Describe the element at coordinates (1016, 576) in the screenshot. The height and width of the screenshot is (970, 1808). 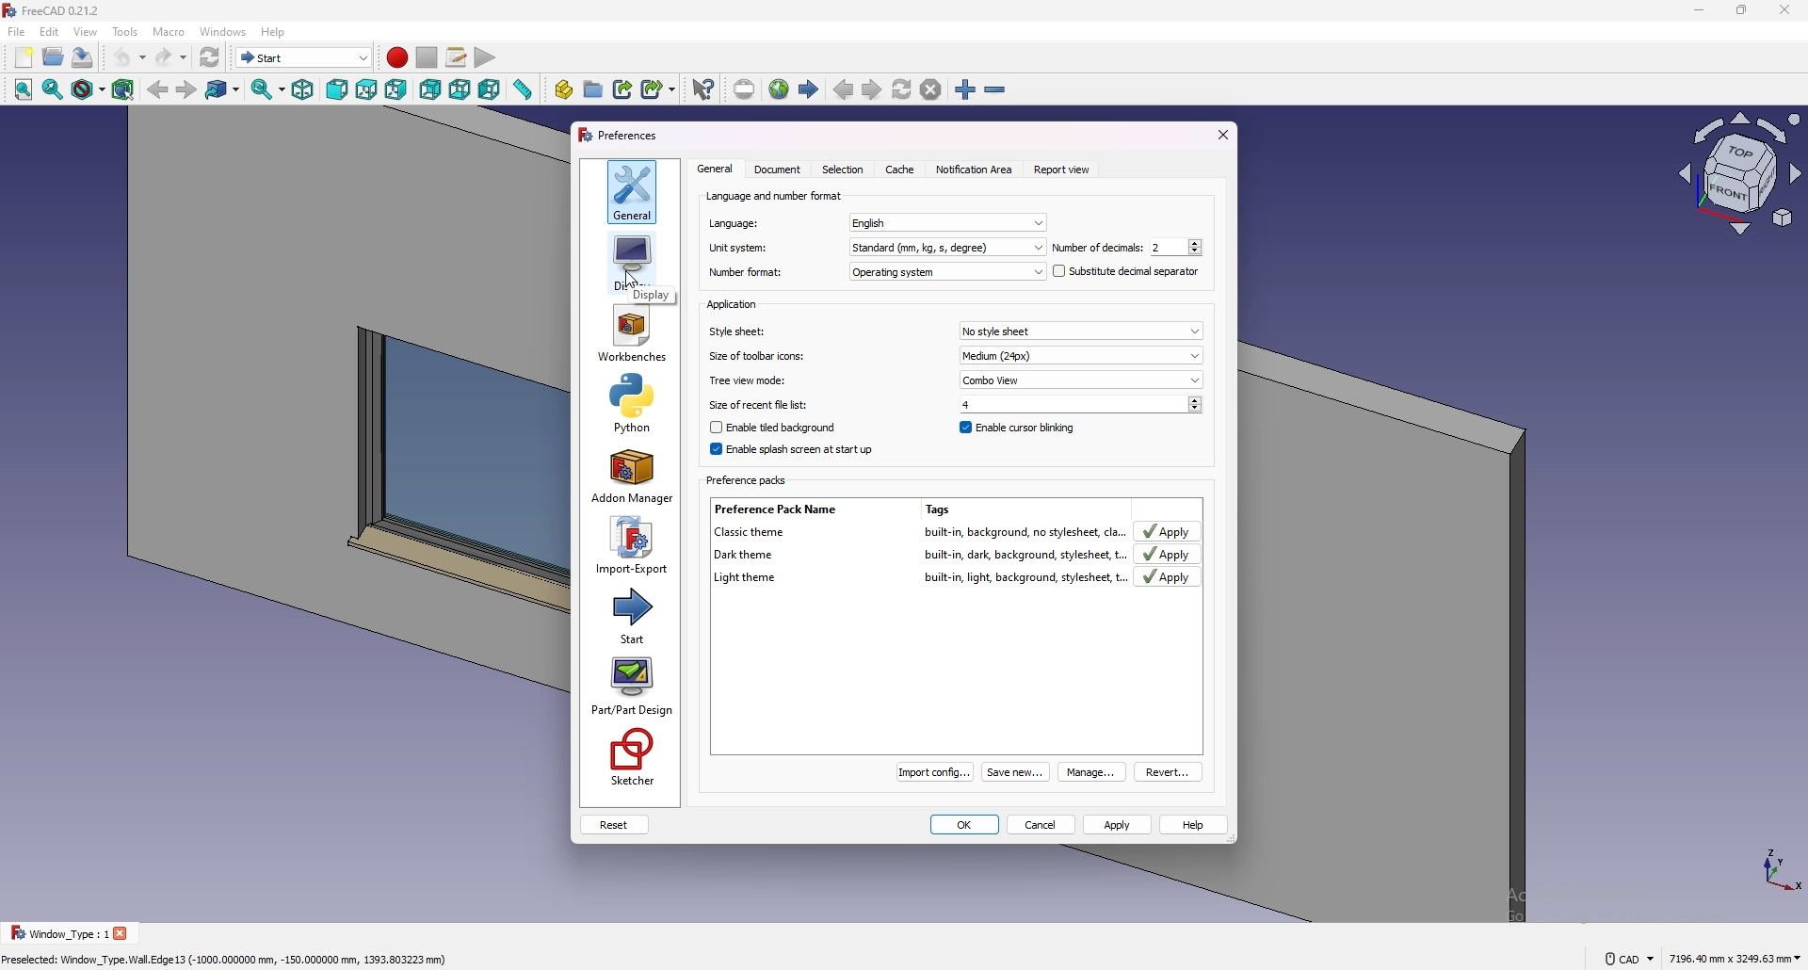
I see `built-in, light, background, stylesheet,` at that location.